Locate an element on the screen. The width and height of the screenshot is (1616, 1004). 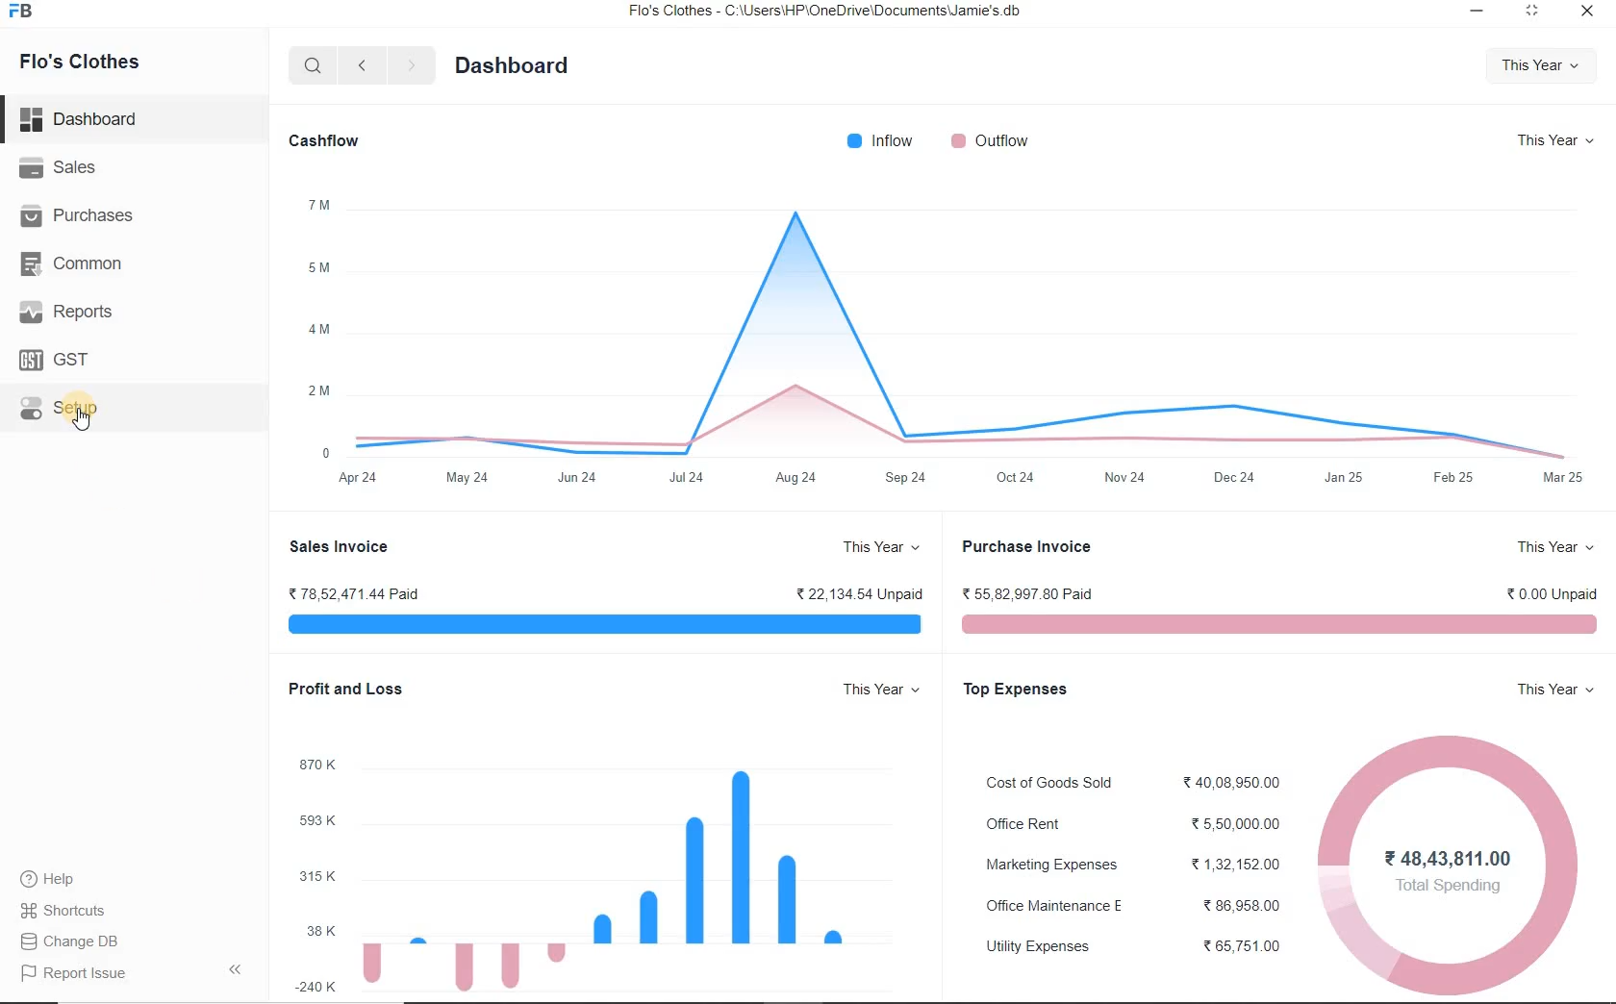
inflow is located at coordinates (880, 138).